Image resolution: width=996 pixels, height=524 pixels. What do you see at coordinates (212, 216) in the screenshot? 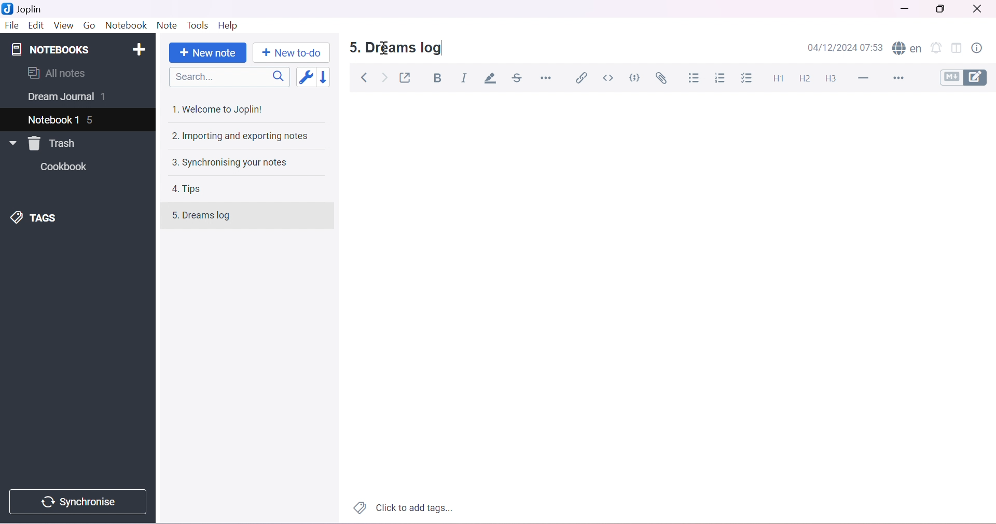
I see `Dreams log` at bounding box center [212, 216].